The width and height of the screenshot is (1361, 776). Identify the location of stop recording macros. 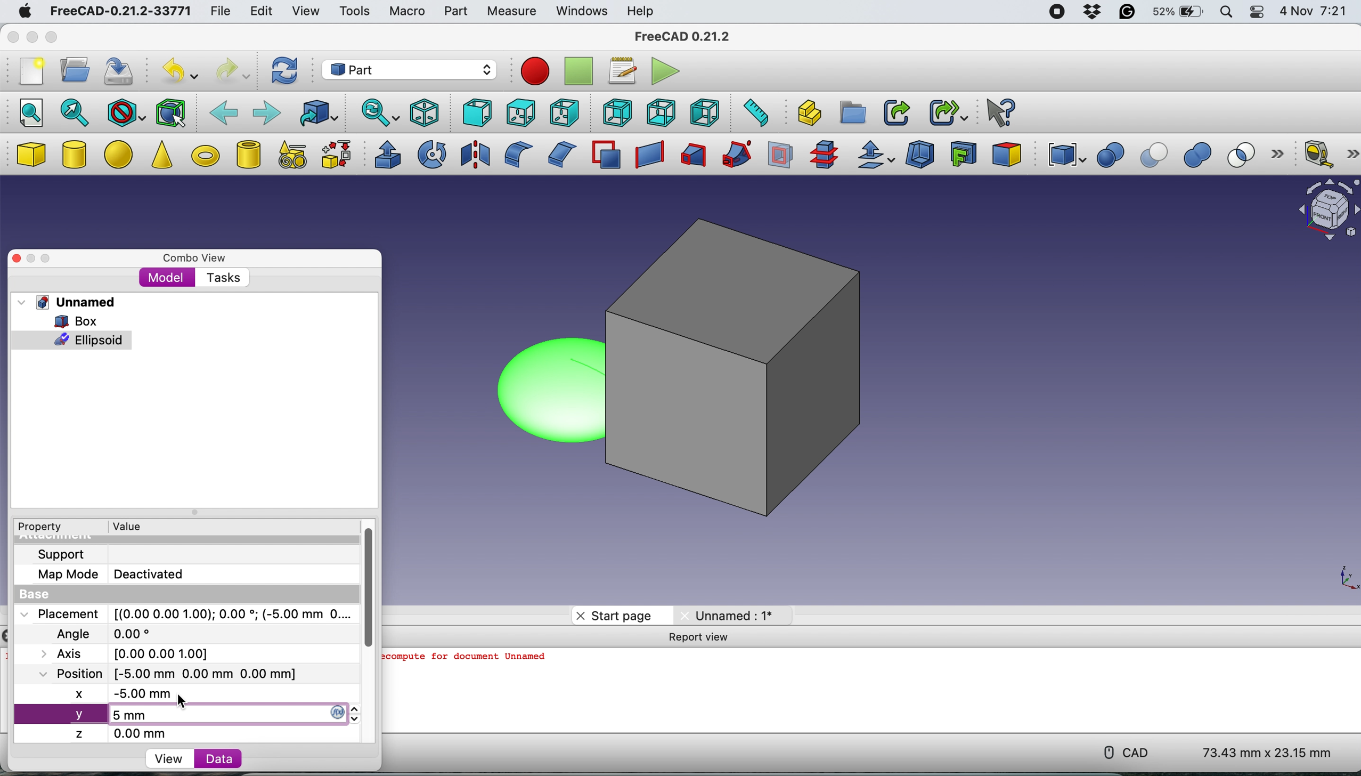
(580, 72).